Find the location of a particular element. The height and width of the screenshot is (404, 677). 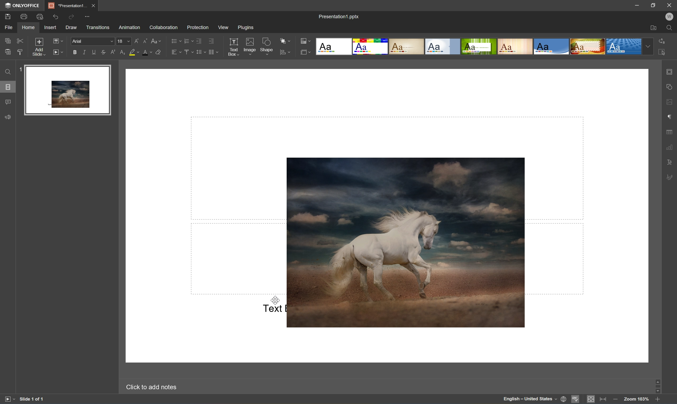

Arial is located at coordinates (91, 42).